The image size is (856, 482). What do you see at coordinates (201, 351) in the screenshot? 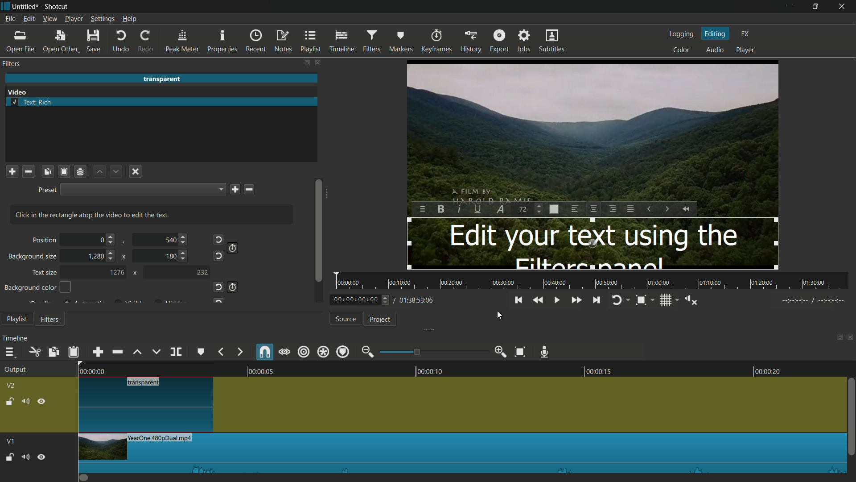
I see `create or edit marker` at bounding box center [201, 351].